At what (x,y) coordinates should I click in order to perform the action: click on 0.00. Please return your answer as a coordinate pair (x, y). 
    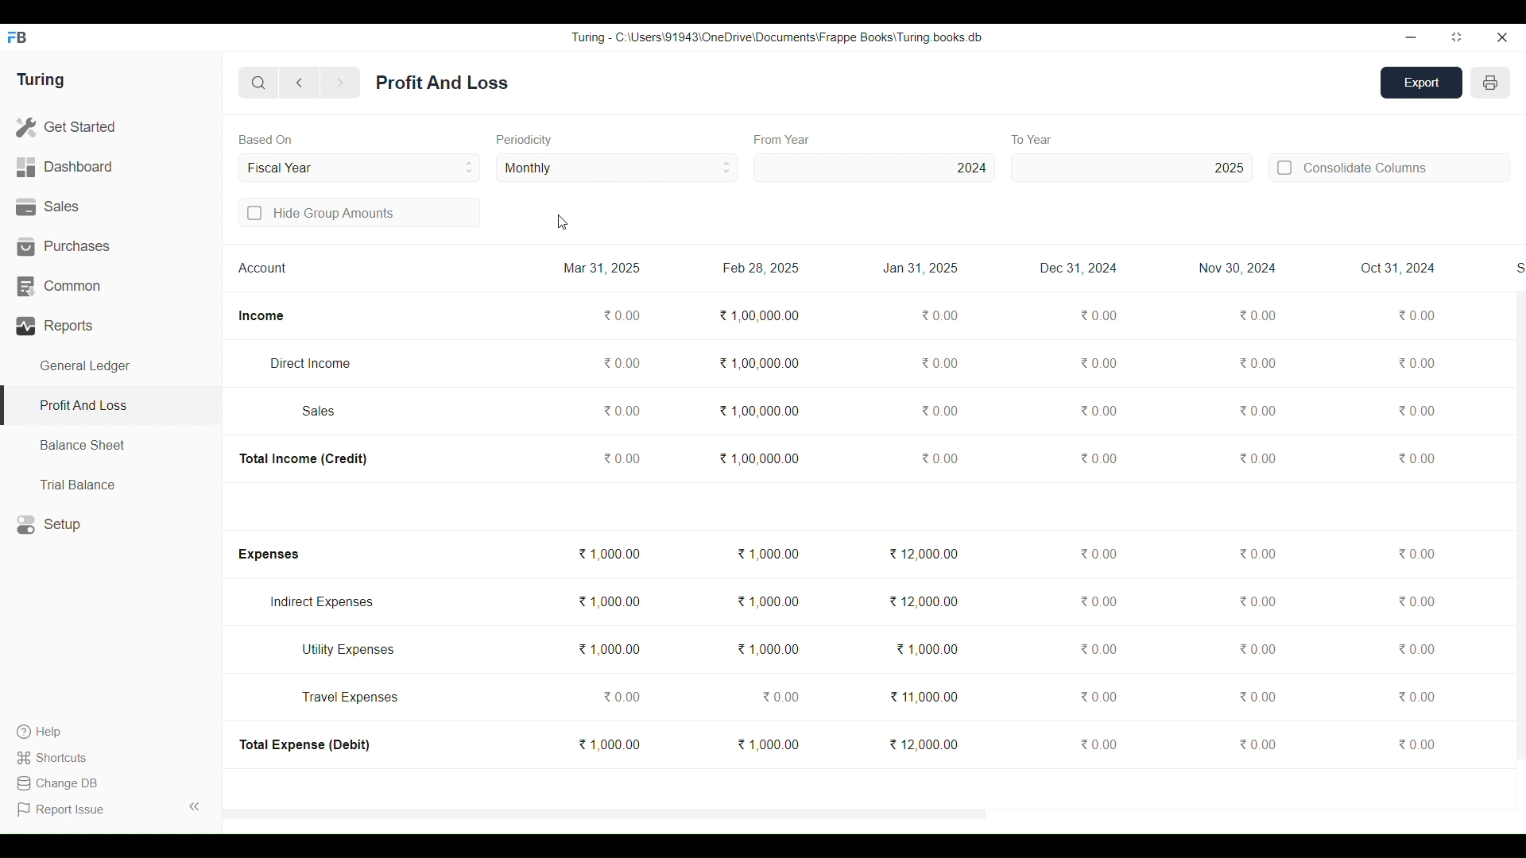
    Looking at the image, I should click on (621, 410).